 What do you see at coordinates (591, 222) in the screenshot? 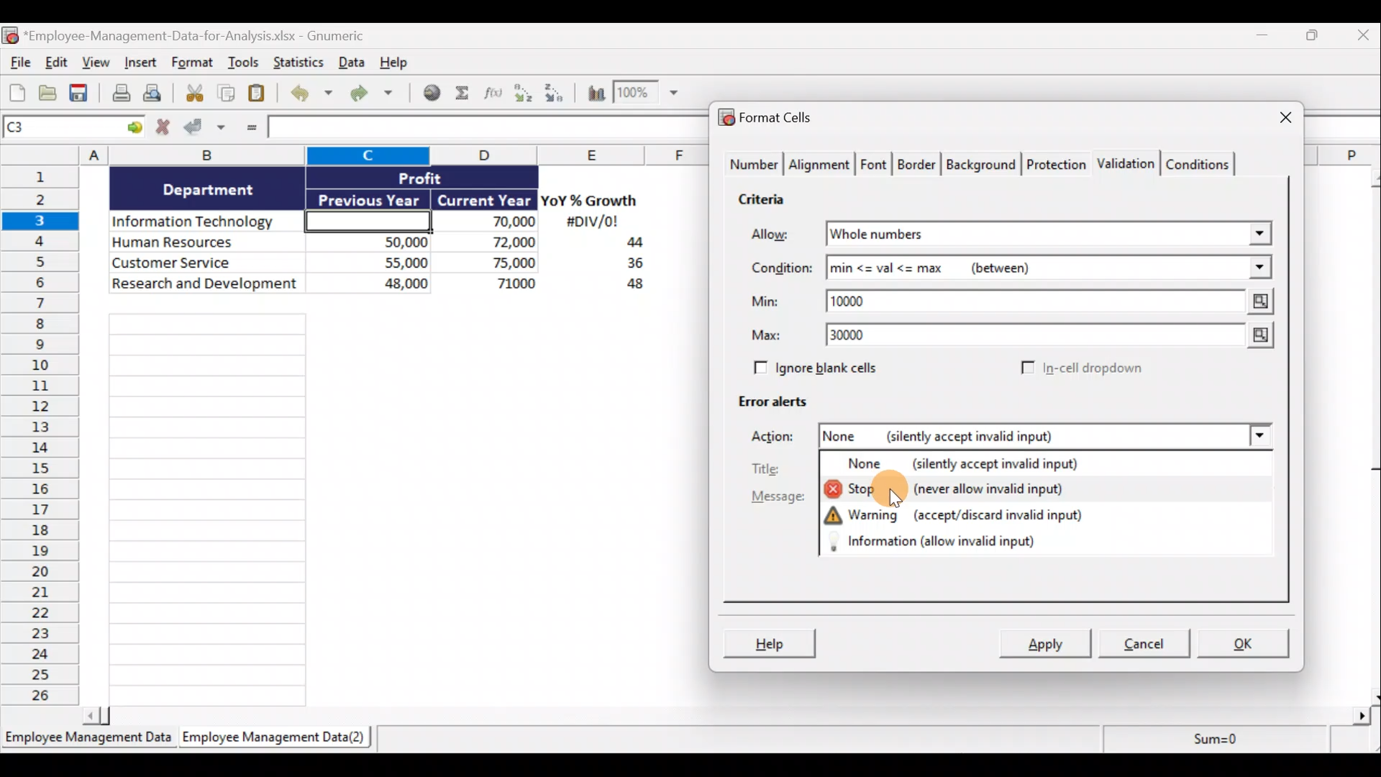
I see `#DIV/0!` at bounding box center [591, 222].